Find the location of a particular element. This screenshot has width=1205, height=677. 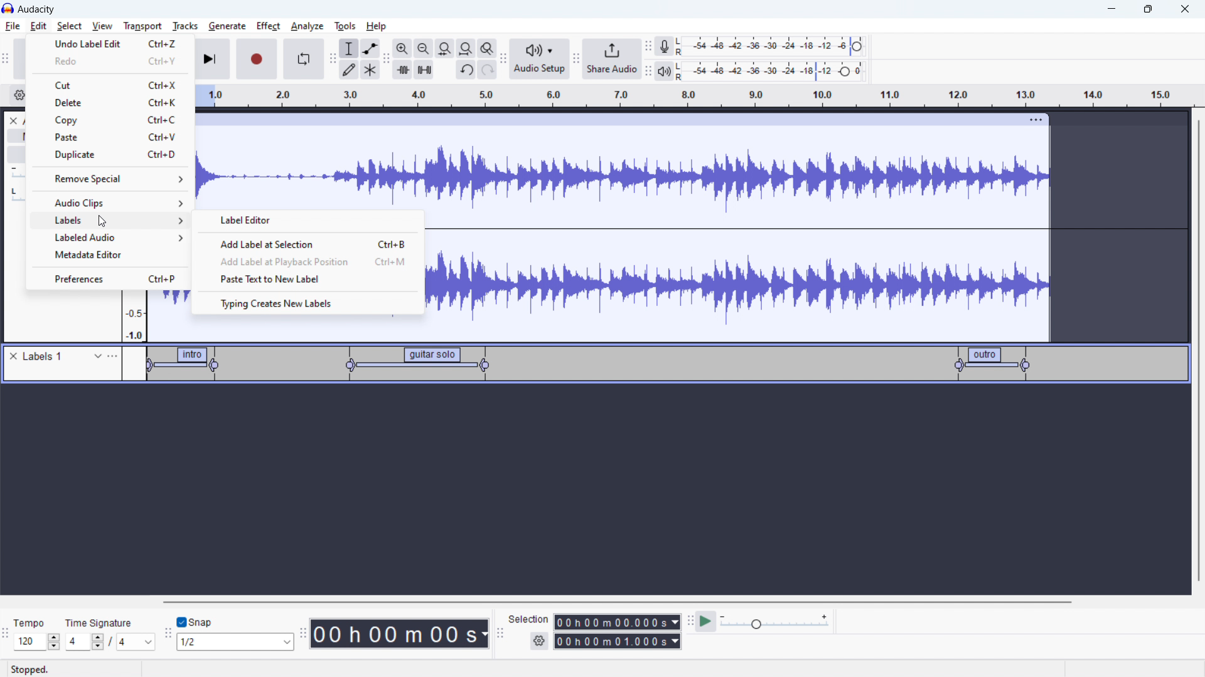

file is located at coordinates (13, 26).